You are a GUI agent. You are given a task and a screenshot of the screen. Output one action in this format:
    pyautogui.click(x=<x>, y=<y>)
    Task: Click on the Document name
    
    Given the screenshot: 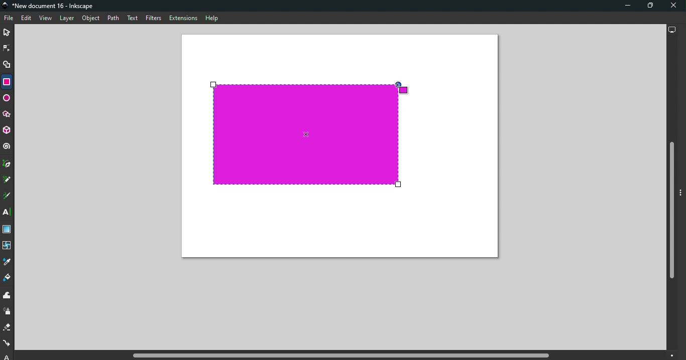 What is the action you would take?
    pyautogui.click(x=50, y=6)
    